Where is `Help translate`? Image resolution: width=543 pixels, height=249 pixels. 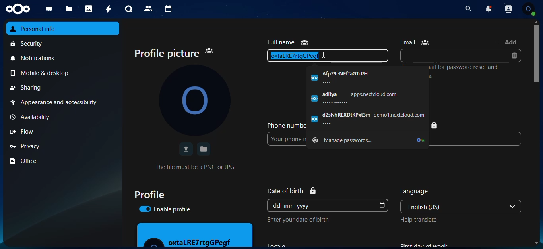 Help translate is located at coordinates (419, 220).